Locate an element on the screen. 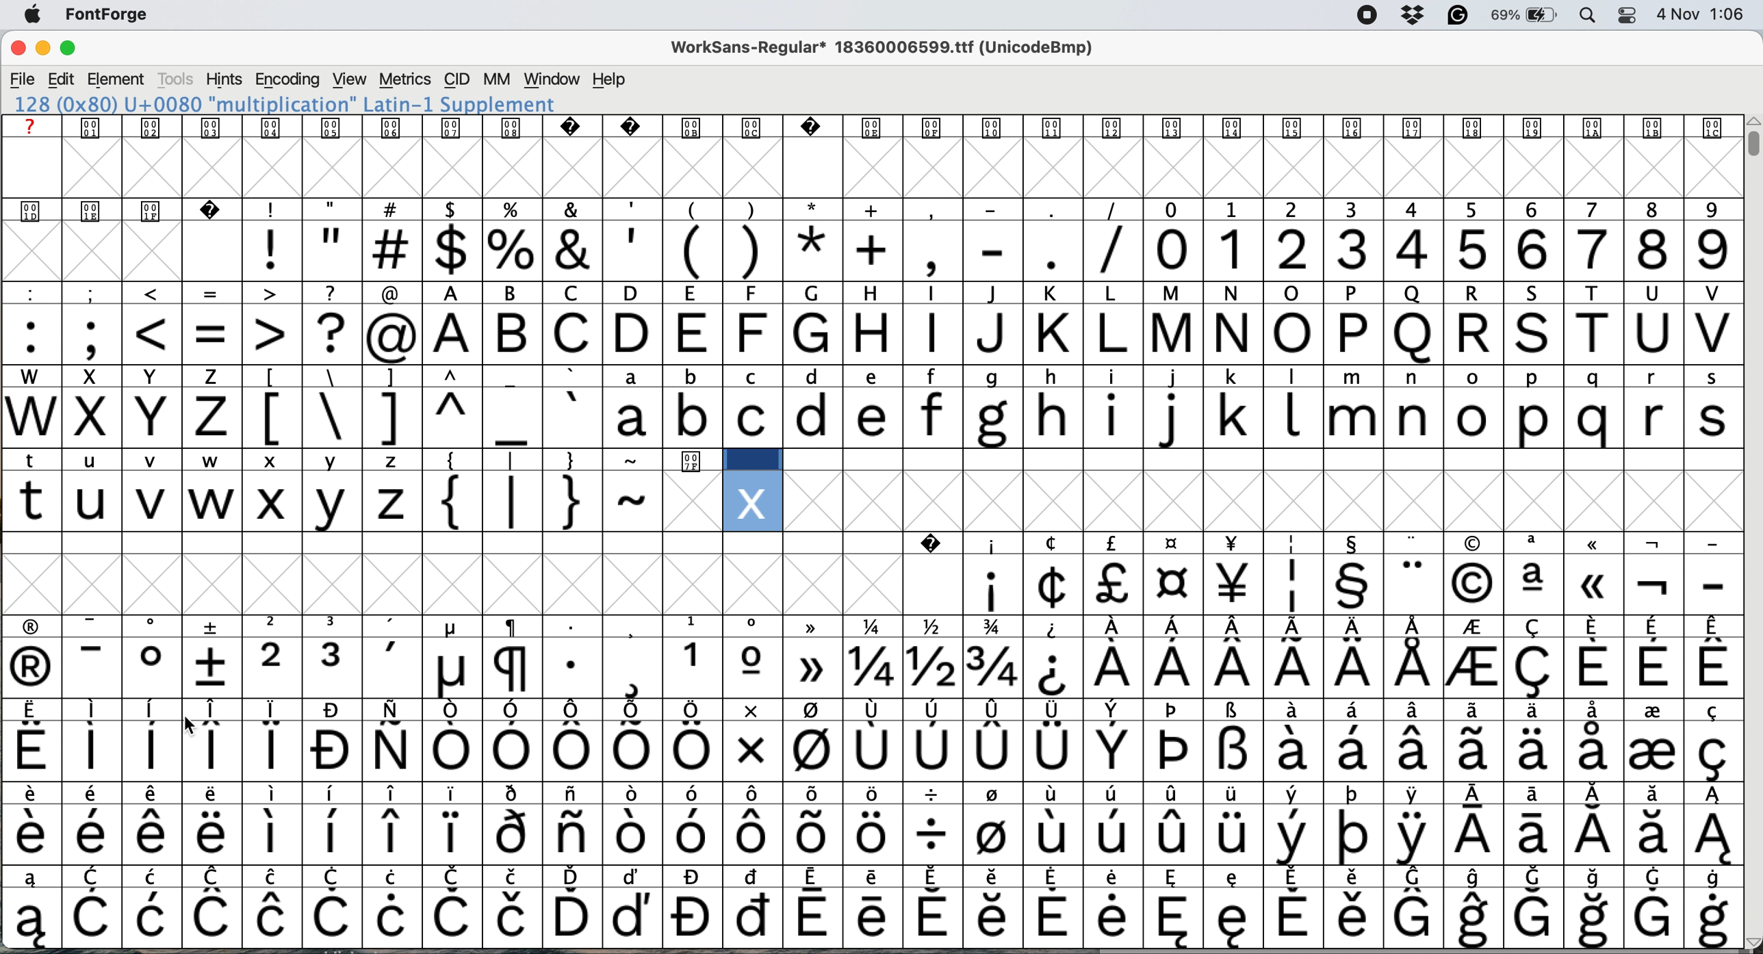 This screenshot has height=954, width=1763. spotlight search is located at coordinates (1588, 16).